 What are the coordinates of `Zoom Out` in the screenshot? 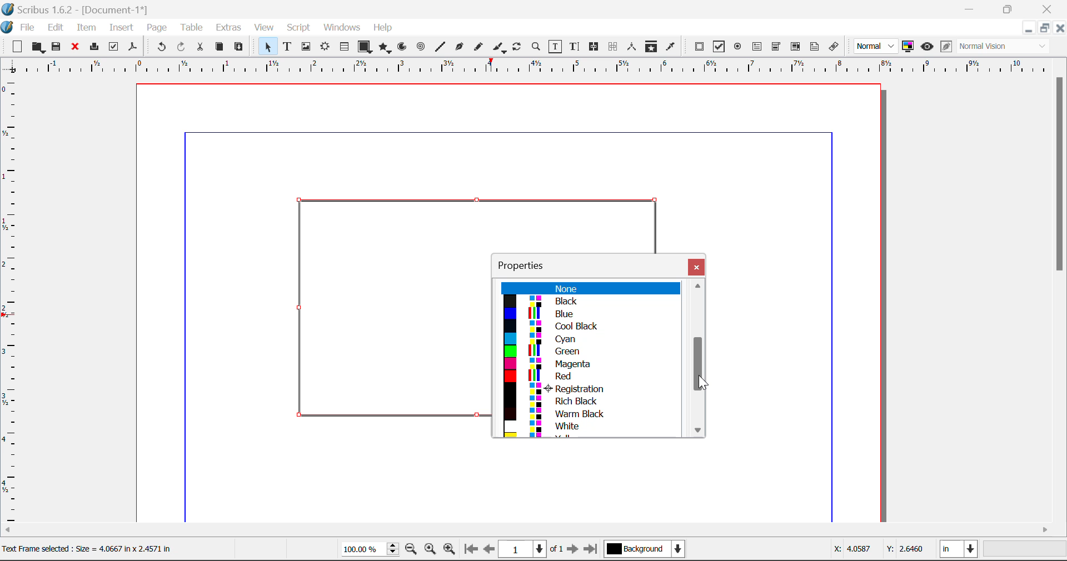 It's located at (412, 550).